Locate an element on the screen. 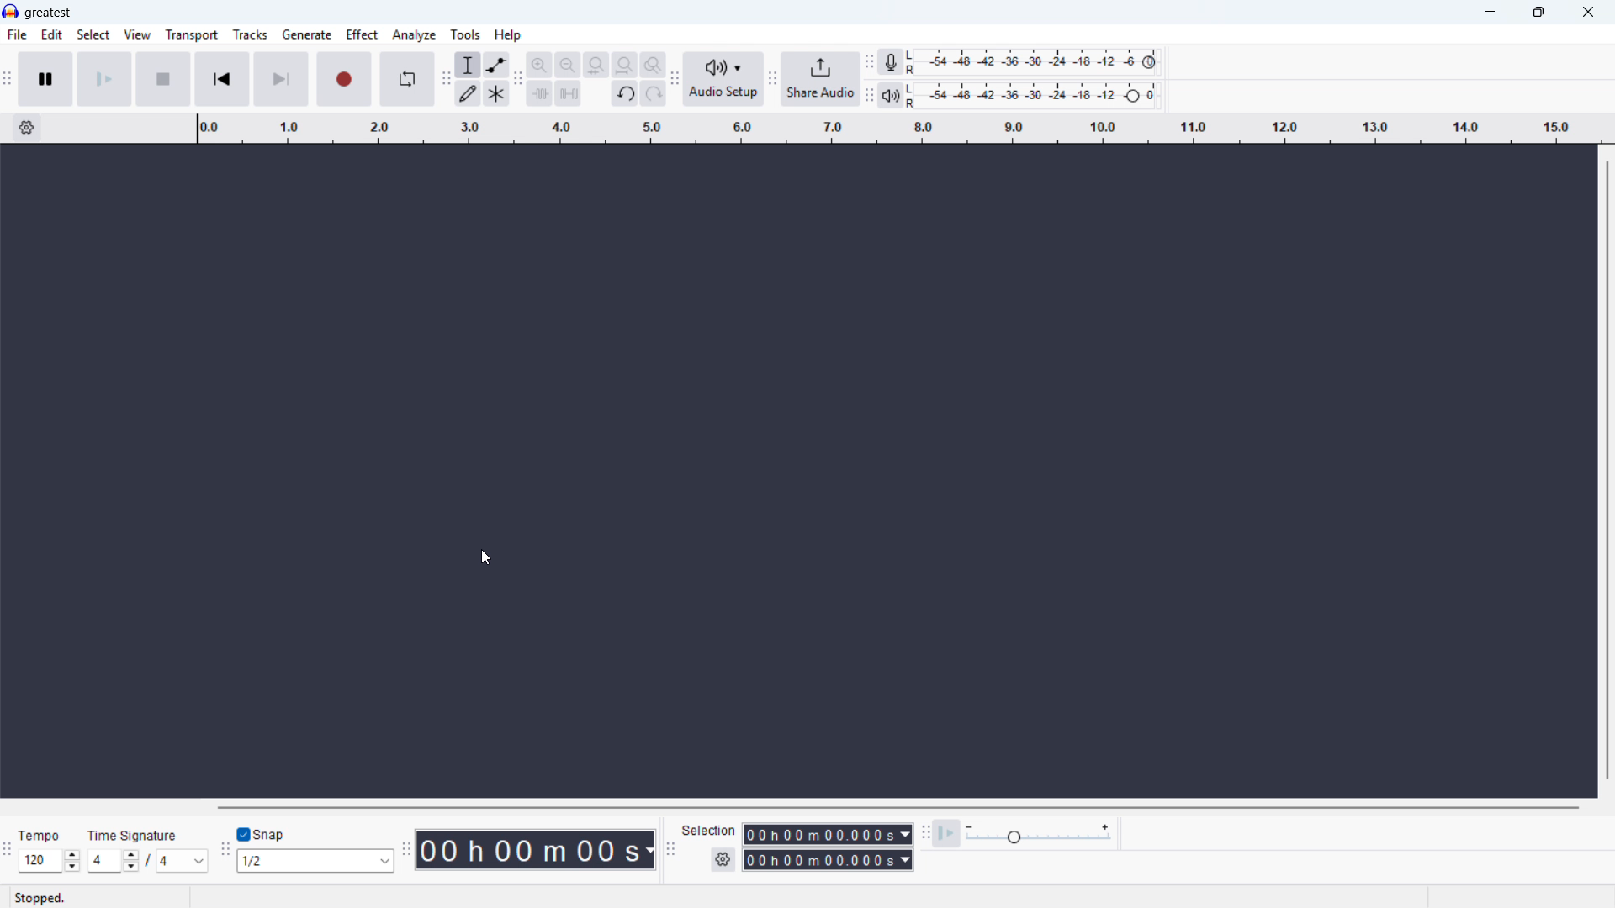  Set time signature  is located at coordinates (147, 862).